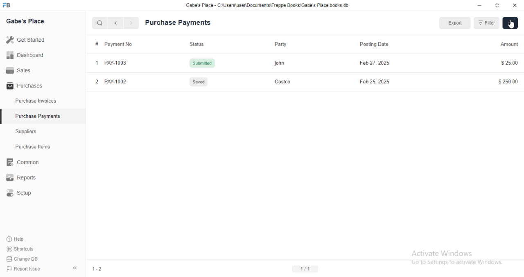  Describe the element at coordinates (195, 44) in the screenshot. I see `Status` at that location.